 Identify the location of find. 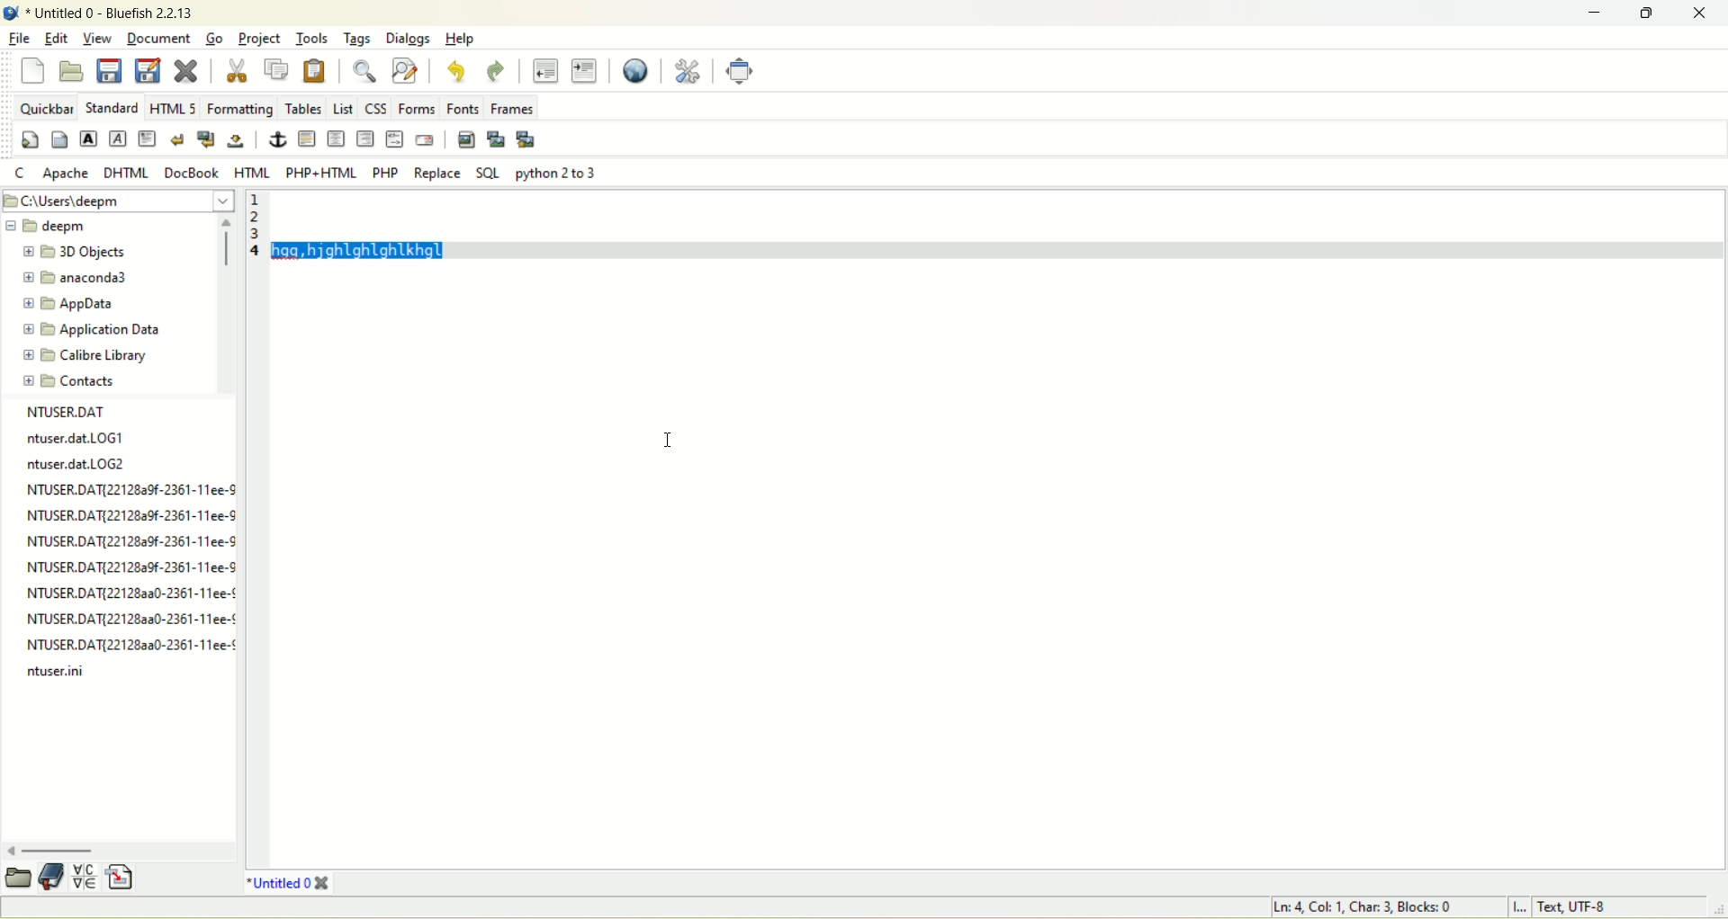
(365, 70).